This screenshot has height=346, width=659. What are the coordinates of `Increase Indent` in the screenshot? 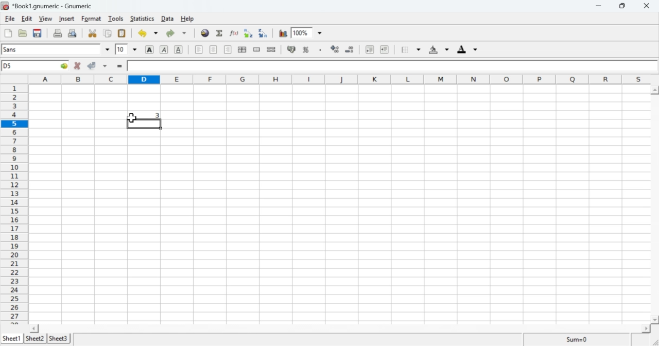 It's located at (385, 49).